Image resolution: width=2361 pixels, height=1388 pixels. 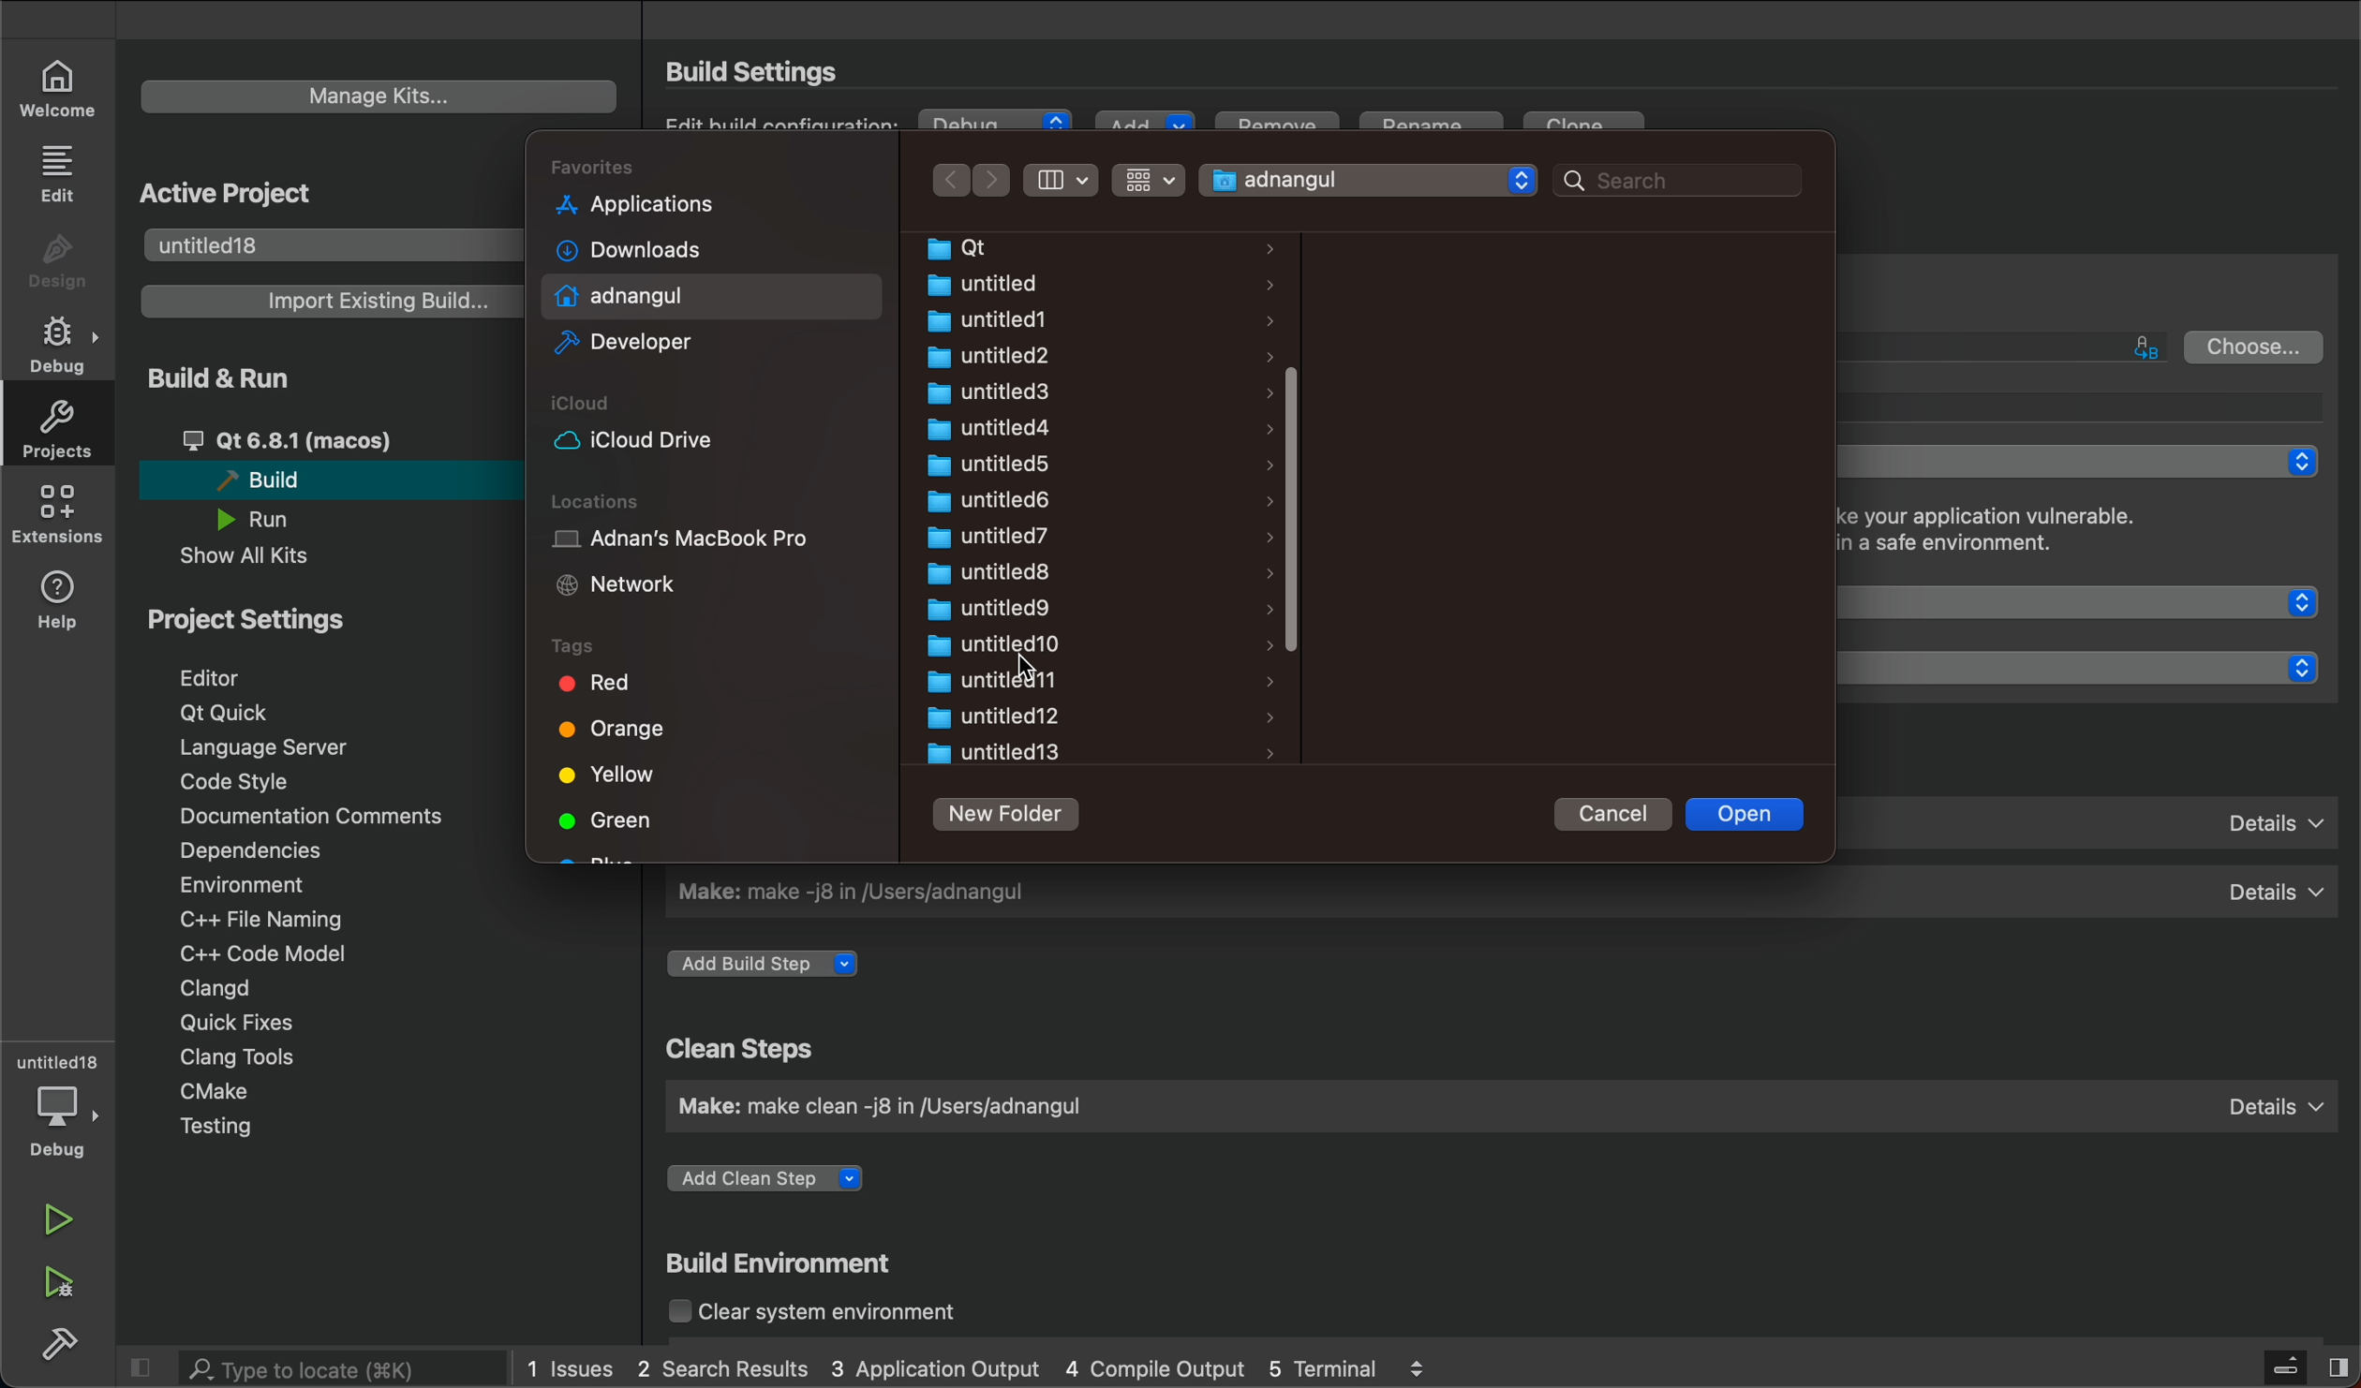 I want to click on clear system environment, so click(x=836, y=1315).